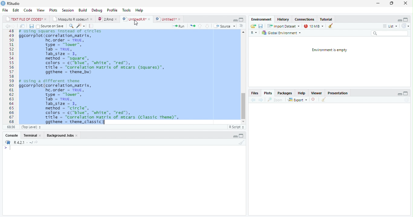 The width and height of the screenshot is (413, 217). Describe the element at coordinates (305, 19) in the screenshot. I see `connections` at that location.